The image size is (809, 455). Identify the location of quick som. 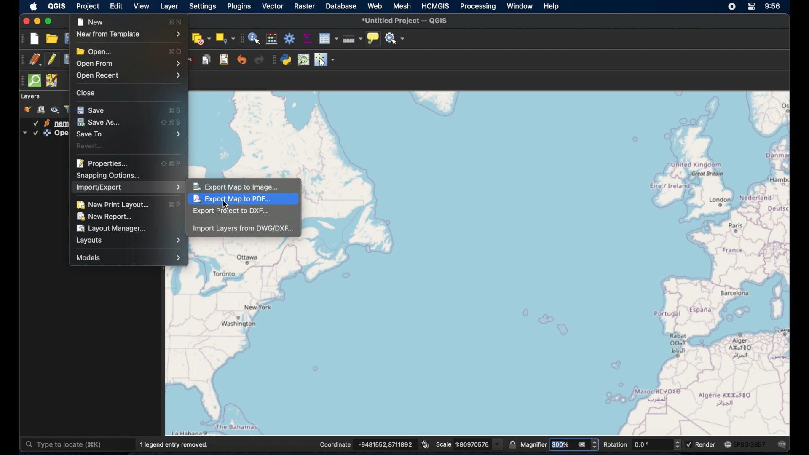
(35, 81).